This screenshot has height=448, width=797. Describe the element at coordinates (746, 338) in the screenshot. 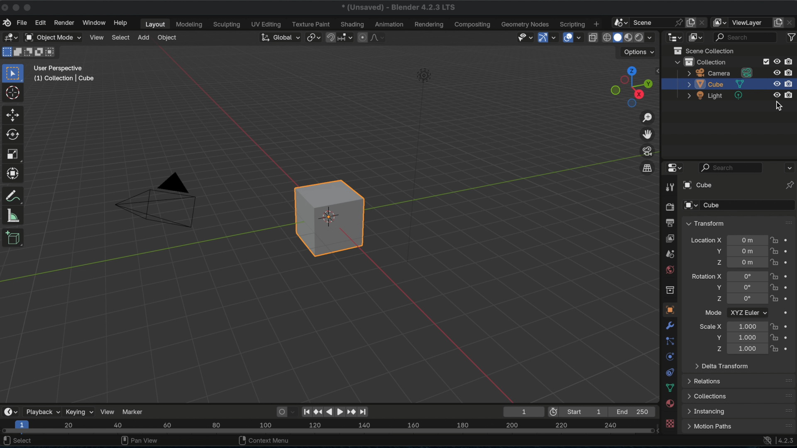

I see `location scale` at that location.